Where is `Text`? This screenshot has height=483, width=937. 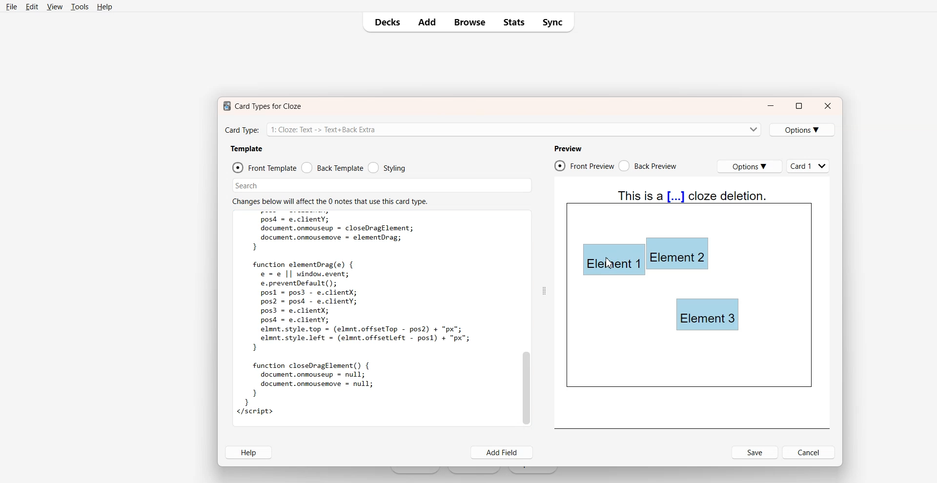
Text is located at coordinates (358, 318).